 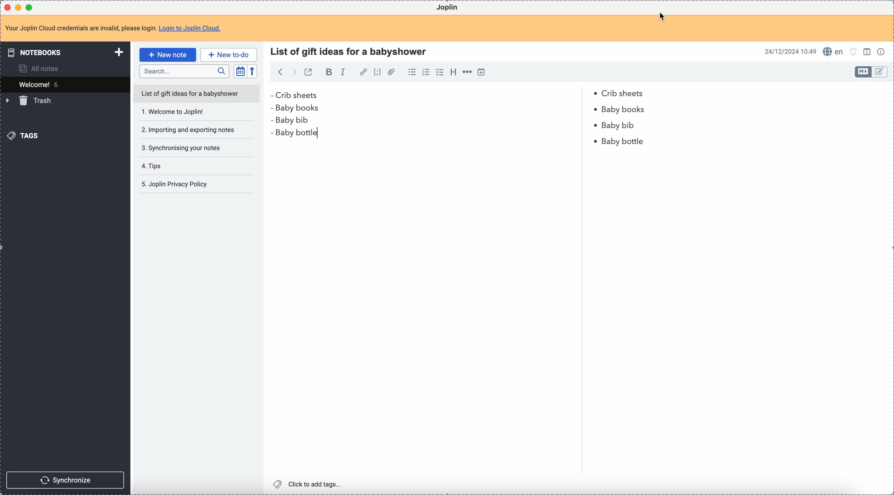 I want to click on trash, so click(x=30, y=101).